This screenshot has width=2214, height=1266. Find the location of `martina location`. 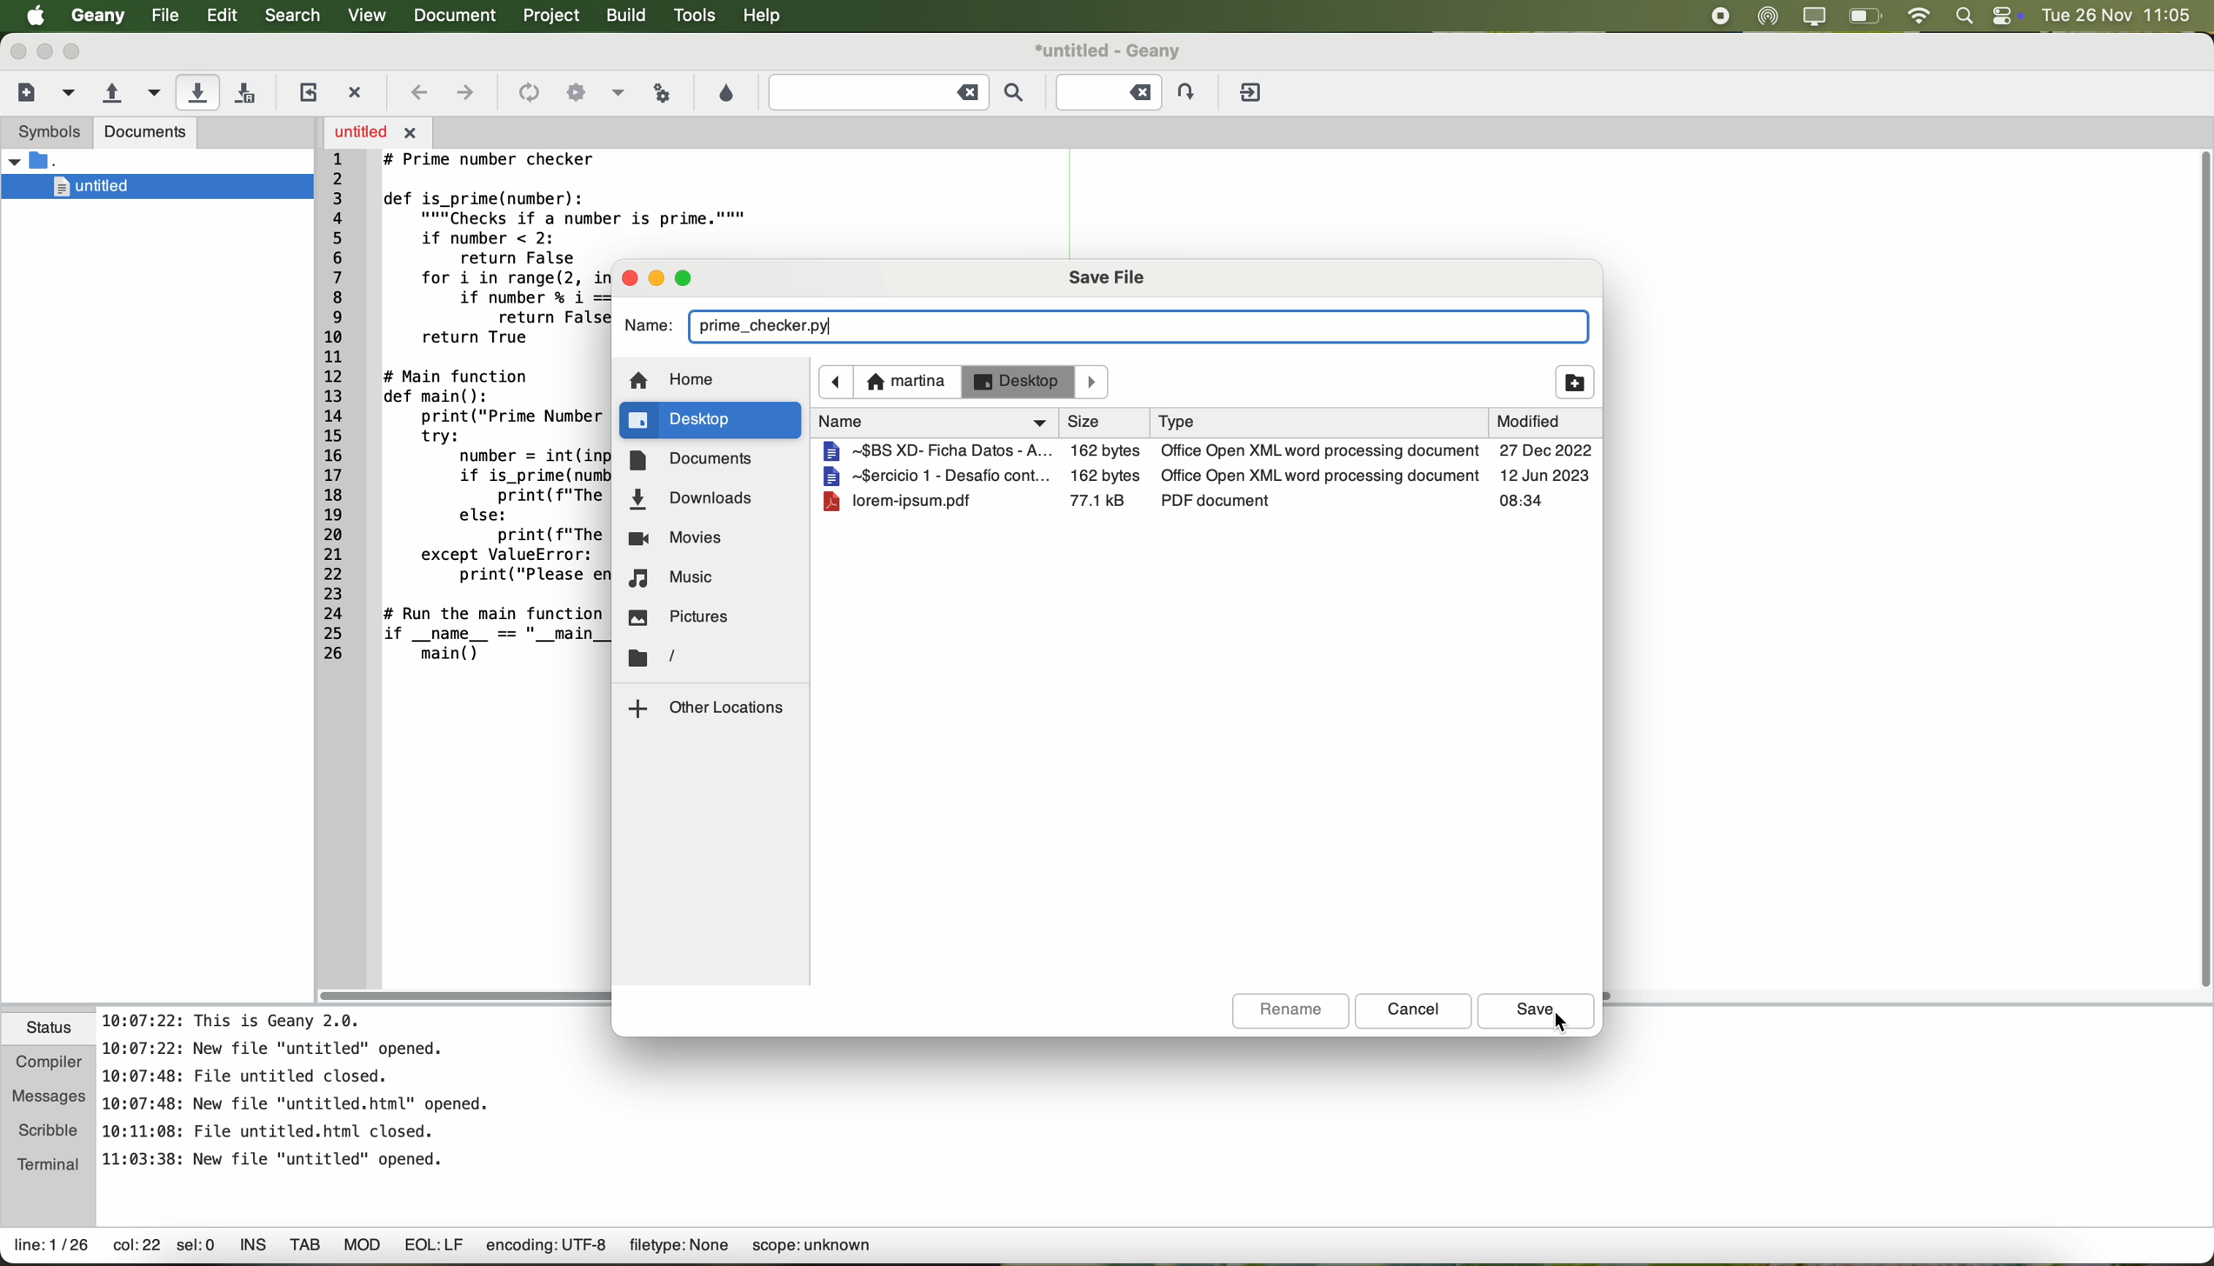

martina location is located at coordinates (910, 383).